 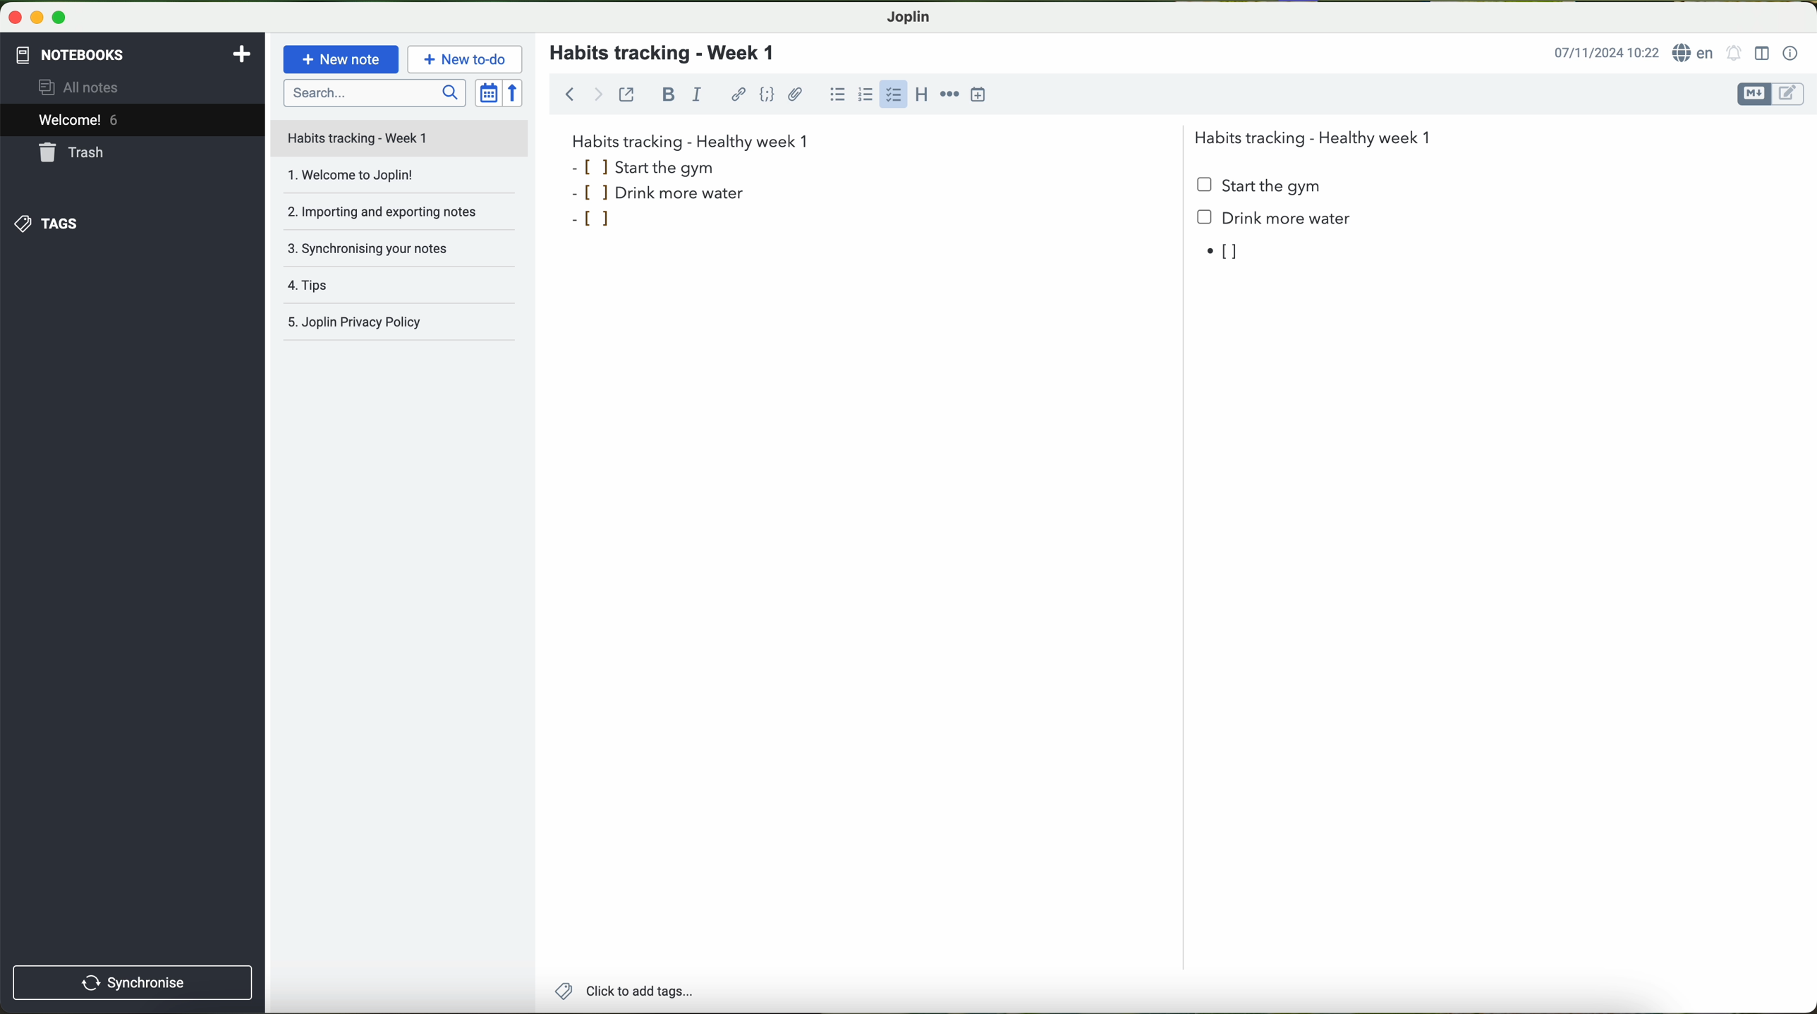 What do you see at coordinates (79, 120) in the screenshot?
I see `welcome 5` at bounding box center [79, 120].